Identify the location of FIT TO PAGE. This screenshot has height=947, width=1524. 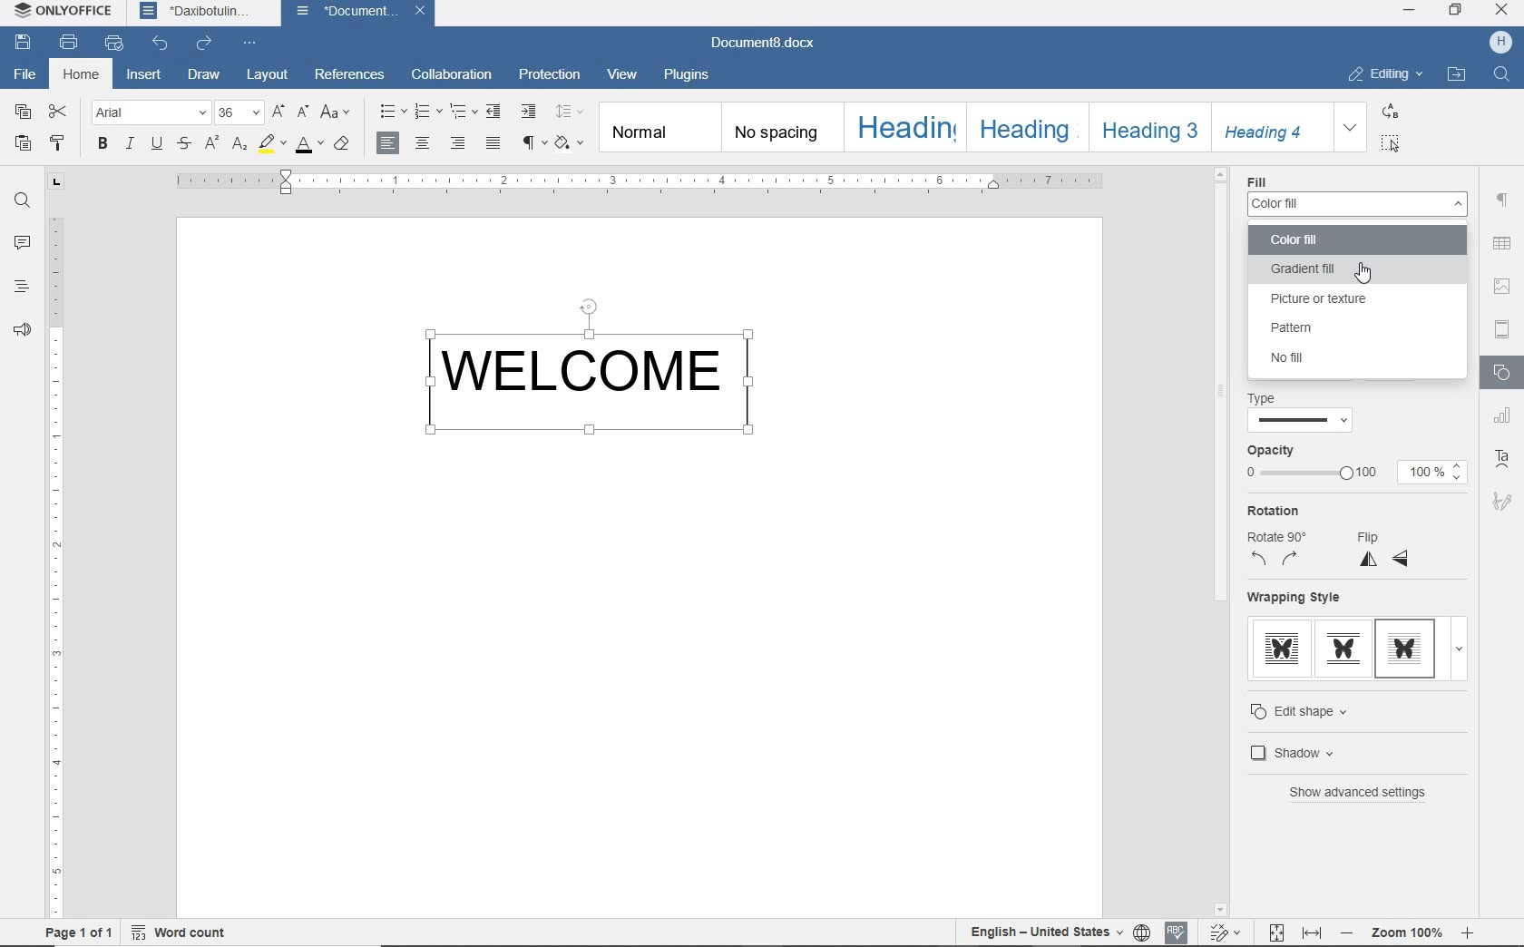
(1276, 933).